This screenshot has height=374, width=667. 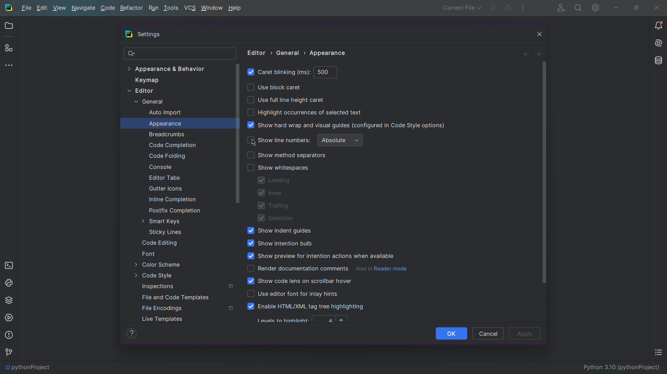 What do you see at coordinates (108, 8) in the screenshot?
I see `Code` at bounding box center [108, 8].